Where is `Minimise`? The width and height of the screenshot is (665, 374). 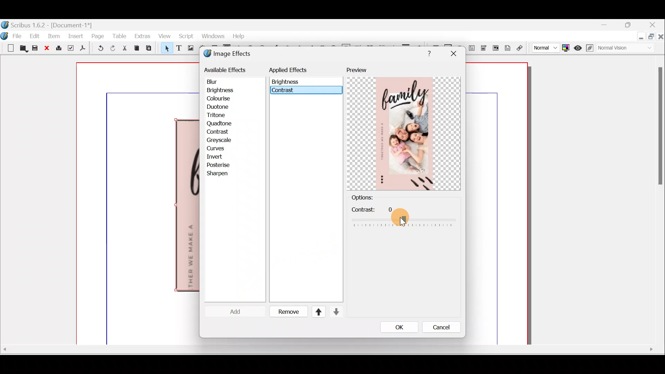
Minimise is located at coordinates (608, 25).